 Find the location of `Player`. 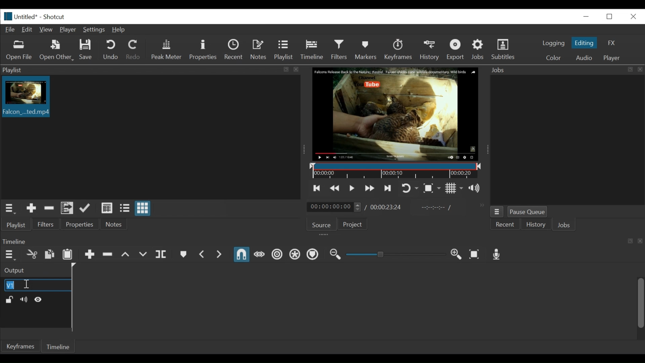

Player is located at coordinates (68, 30).